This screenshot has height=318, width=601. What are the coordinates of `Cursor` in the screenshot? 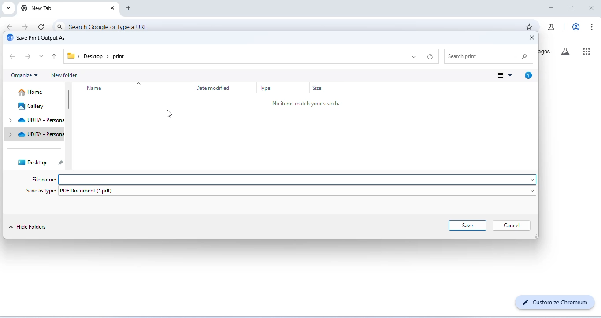 It's located at (169, 114).